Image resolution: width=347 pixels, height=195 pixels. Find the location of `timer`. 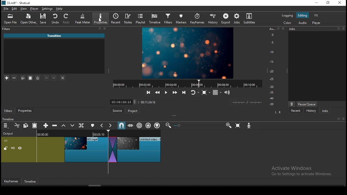

timer is located at coordinates (186, 83).